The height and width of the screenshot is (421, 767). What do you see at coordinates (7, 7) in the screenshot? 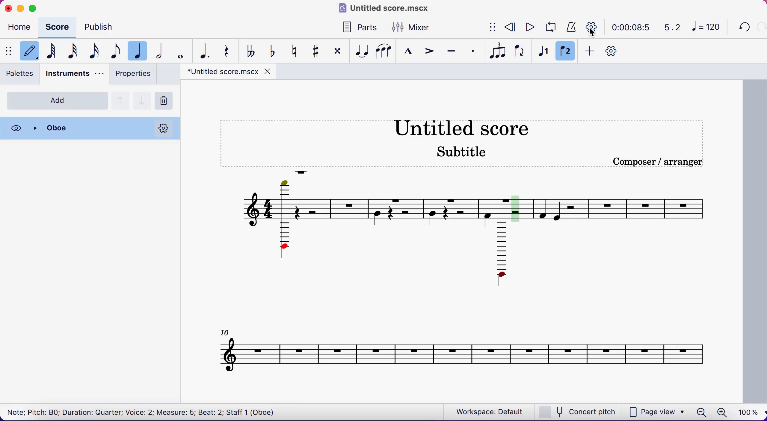
I see `close` at bounding box center [7, 7].